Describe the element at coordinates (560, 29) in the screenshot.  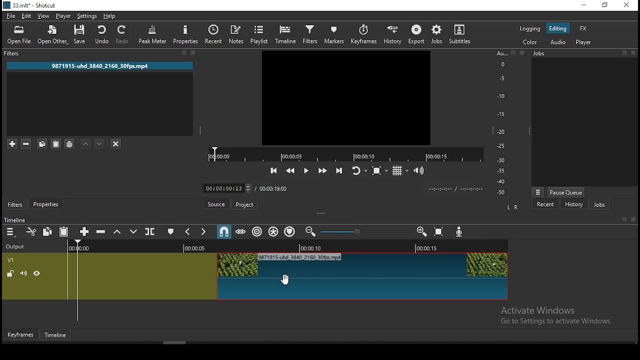
I see `editing` at that location.